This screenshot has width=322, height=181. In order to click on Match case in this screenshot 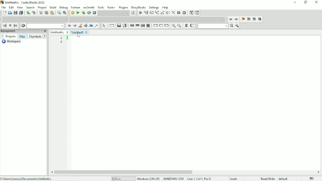, I will do `click(91, 26)`.